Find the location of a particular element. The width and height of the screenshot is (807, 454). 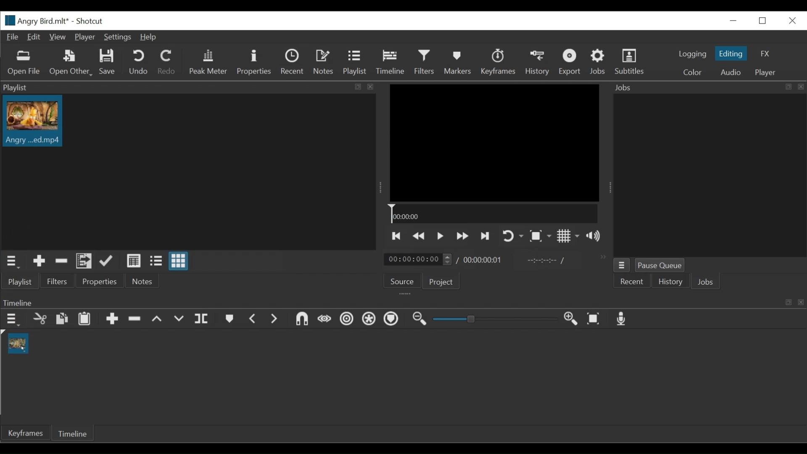

Overwrite is located at coordinates (180, 319).